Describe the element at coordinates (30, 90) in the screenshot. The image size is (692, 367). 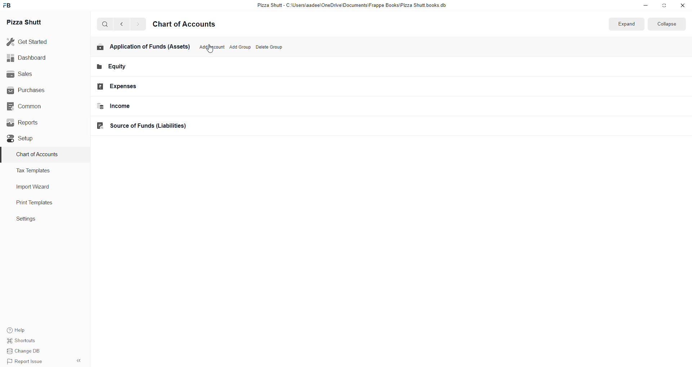
I see `Purchases ` at that location.